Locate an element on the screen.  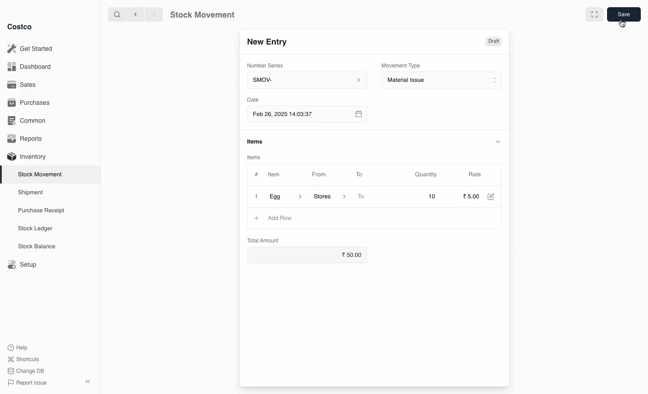
forward is located at coordinates (152, 14).